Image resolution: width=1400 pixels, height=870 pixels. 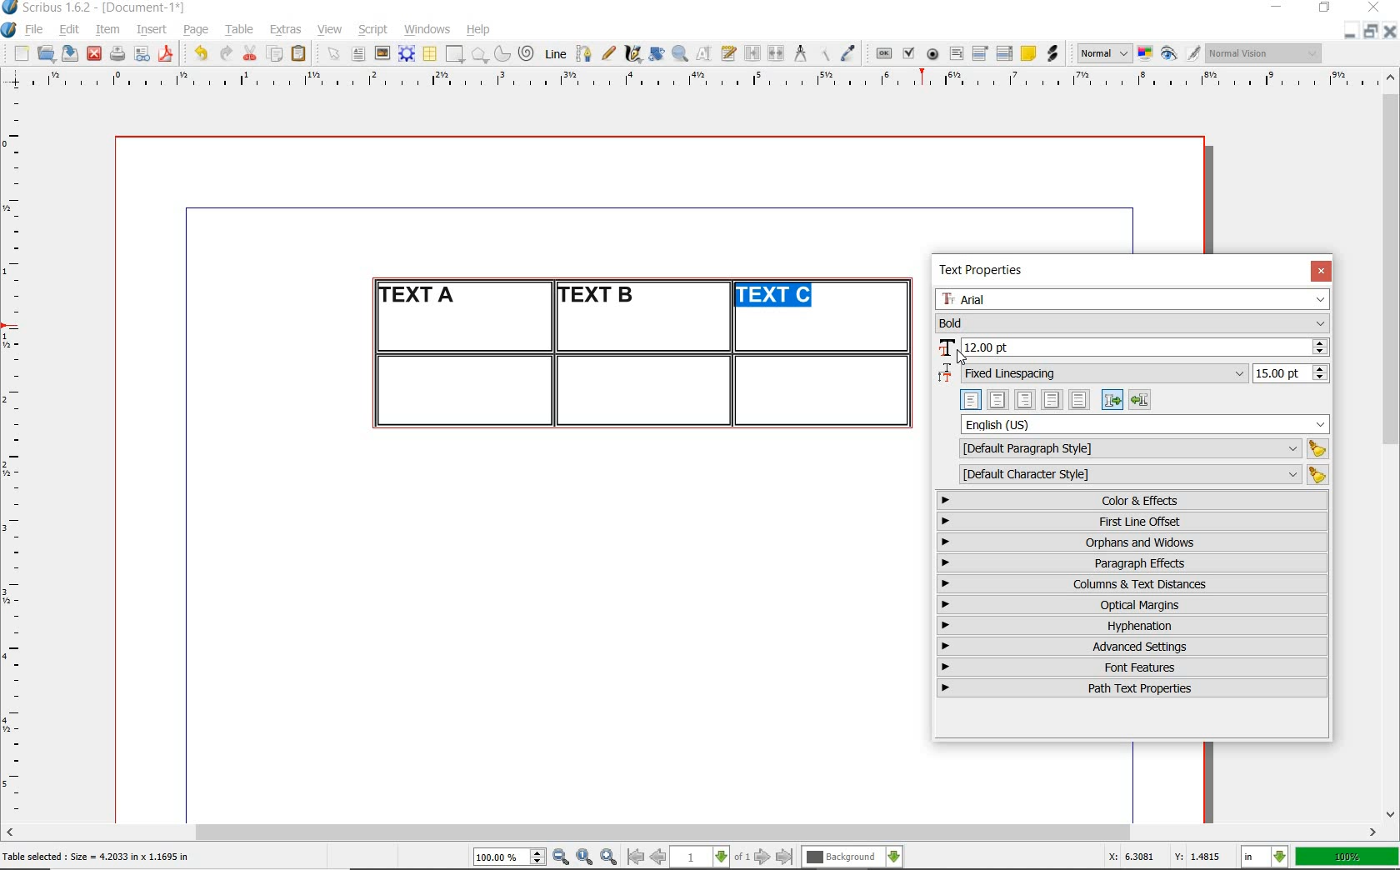 What do you see at coordinates (1005, 53) in the screenshot?
I see `pdf list box` at bounding box center [1005, 53].